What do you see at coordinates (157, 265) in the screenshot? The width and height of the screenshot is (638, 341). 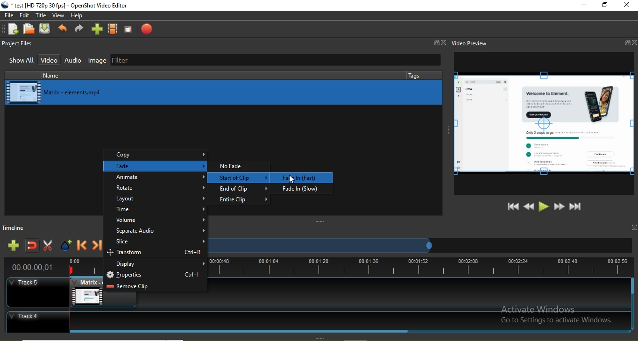 I see `display` at bounding box center [157, 265].